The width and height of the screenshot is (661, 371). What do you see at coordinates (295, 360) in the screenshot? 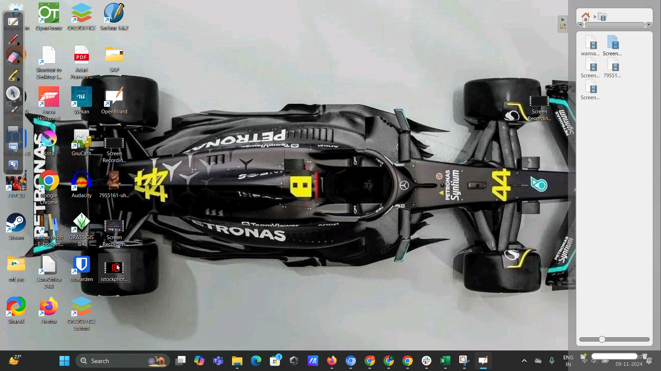
I see `shortcut on desktop taskbar` at bounding box center [295, 360].